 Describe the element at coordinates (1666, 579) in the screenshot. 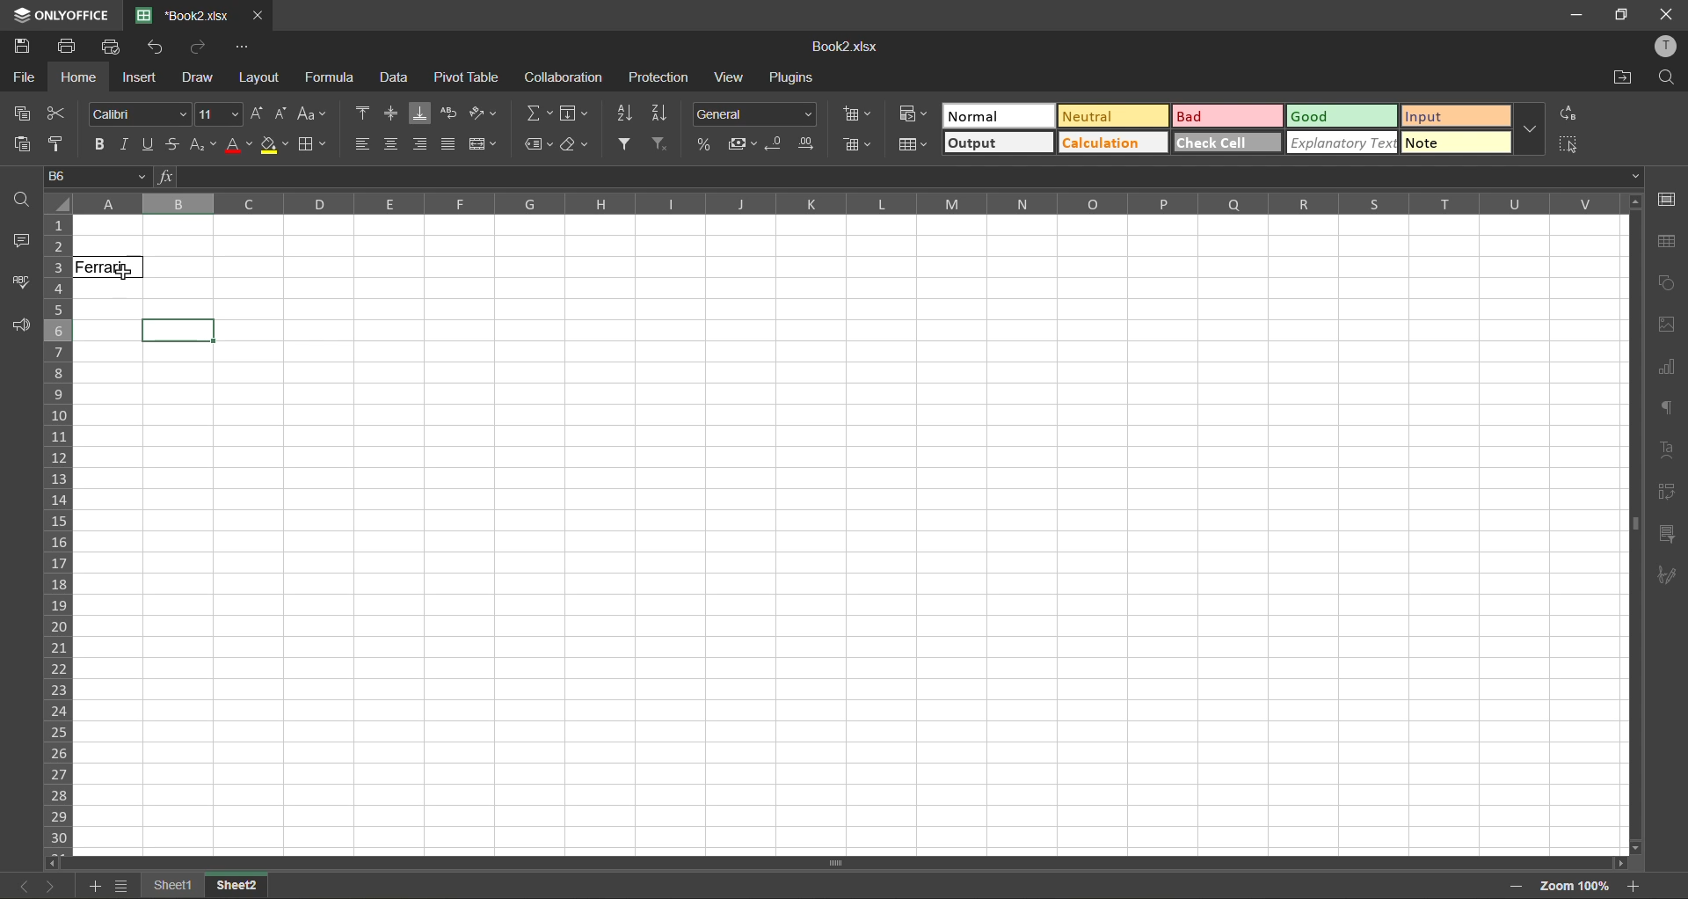

I see `signature` at that location.